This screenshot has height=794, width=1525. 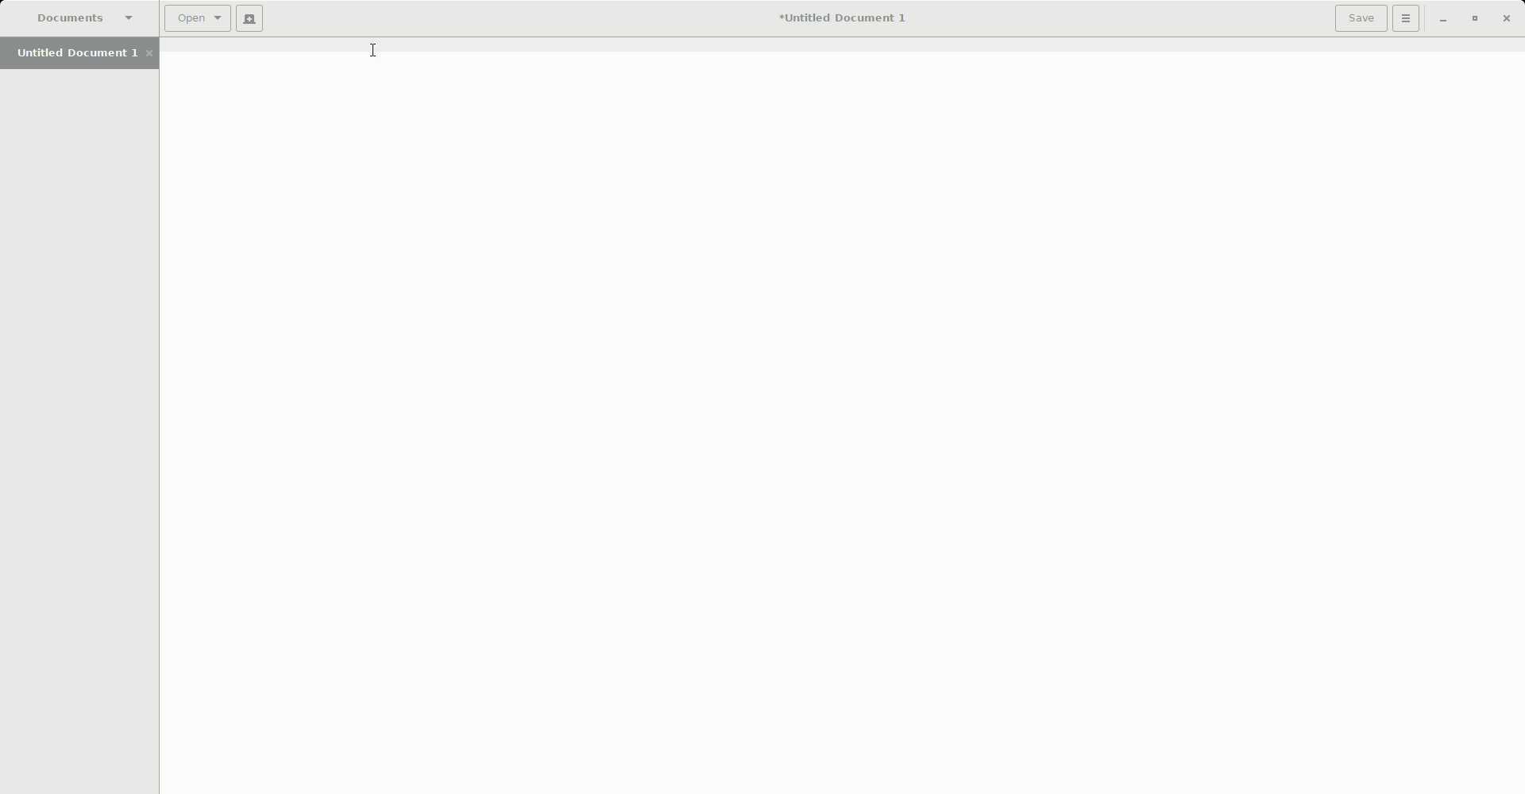 What do you see at coordinates (86, 17) in the screenshot?
I see `Documents` at bounding box center [86, 17].